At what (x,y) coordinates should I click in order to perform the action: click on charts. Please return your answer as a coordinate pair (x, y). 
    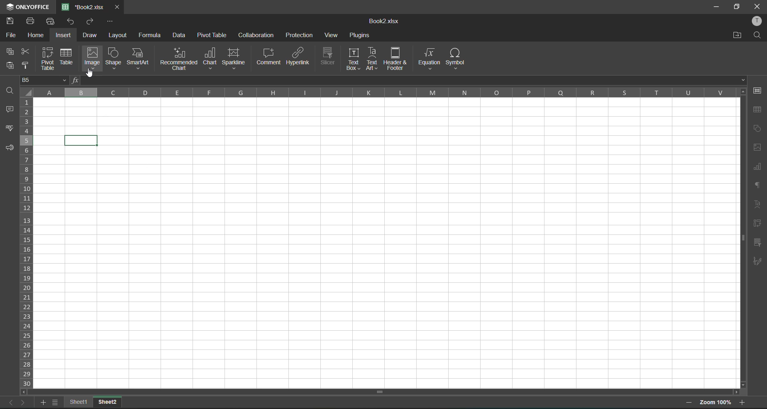
    Looking at the image, I should click on (758, 168).